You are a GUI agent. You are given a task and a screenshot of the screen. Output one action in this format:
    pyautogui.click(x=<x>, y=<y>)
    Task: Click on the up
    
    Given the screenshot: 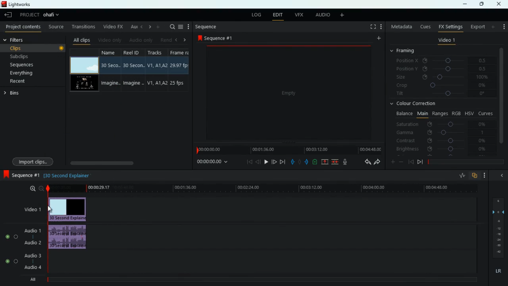 What is the action you would take?
    pyautogui.click(x=325, y=162)
    